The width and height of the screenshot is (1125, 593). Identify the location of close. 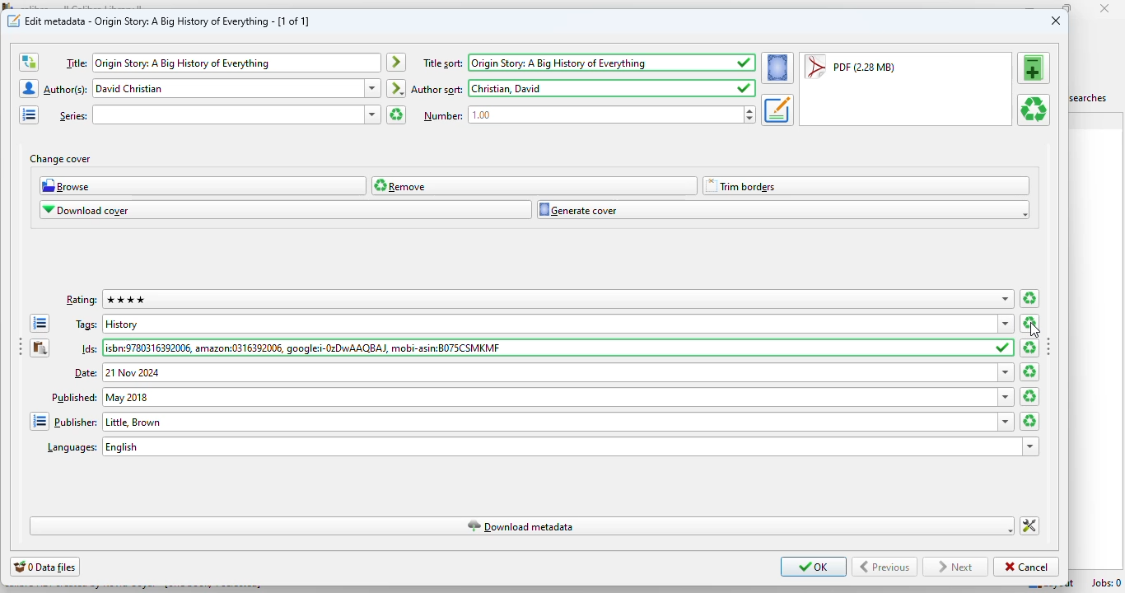
(1104, 7).